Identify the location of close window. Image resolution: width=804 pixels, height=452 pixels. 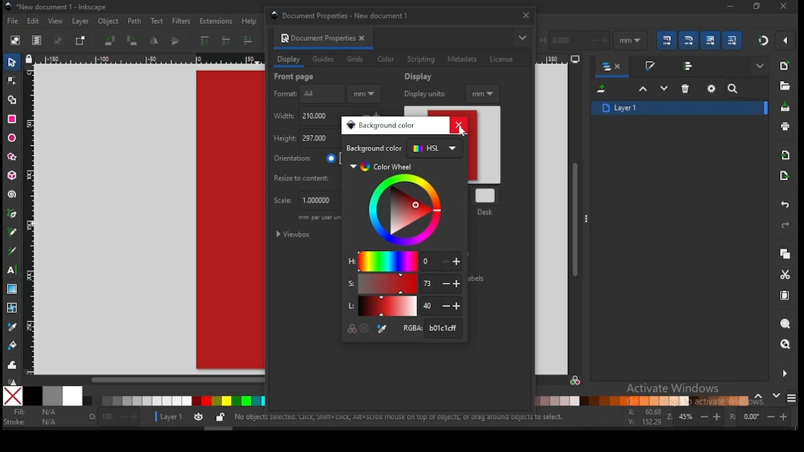
(525, 15).